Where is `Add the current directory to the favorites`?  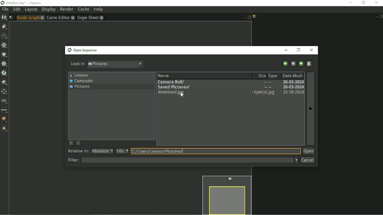
Add the current directory to the favorites is located at coordinates (70, 143).